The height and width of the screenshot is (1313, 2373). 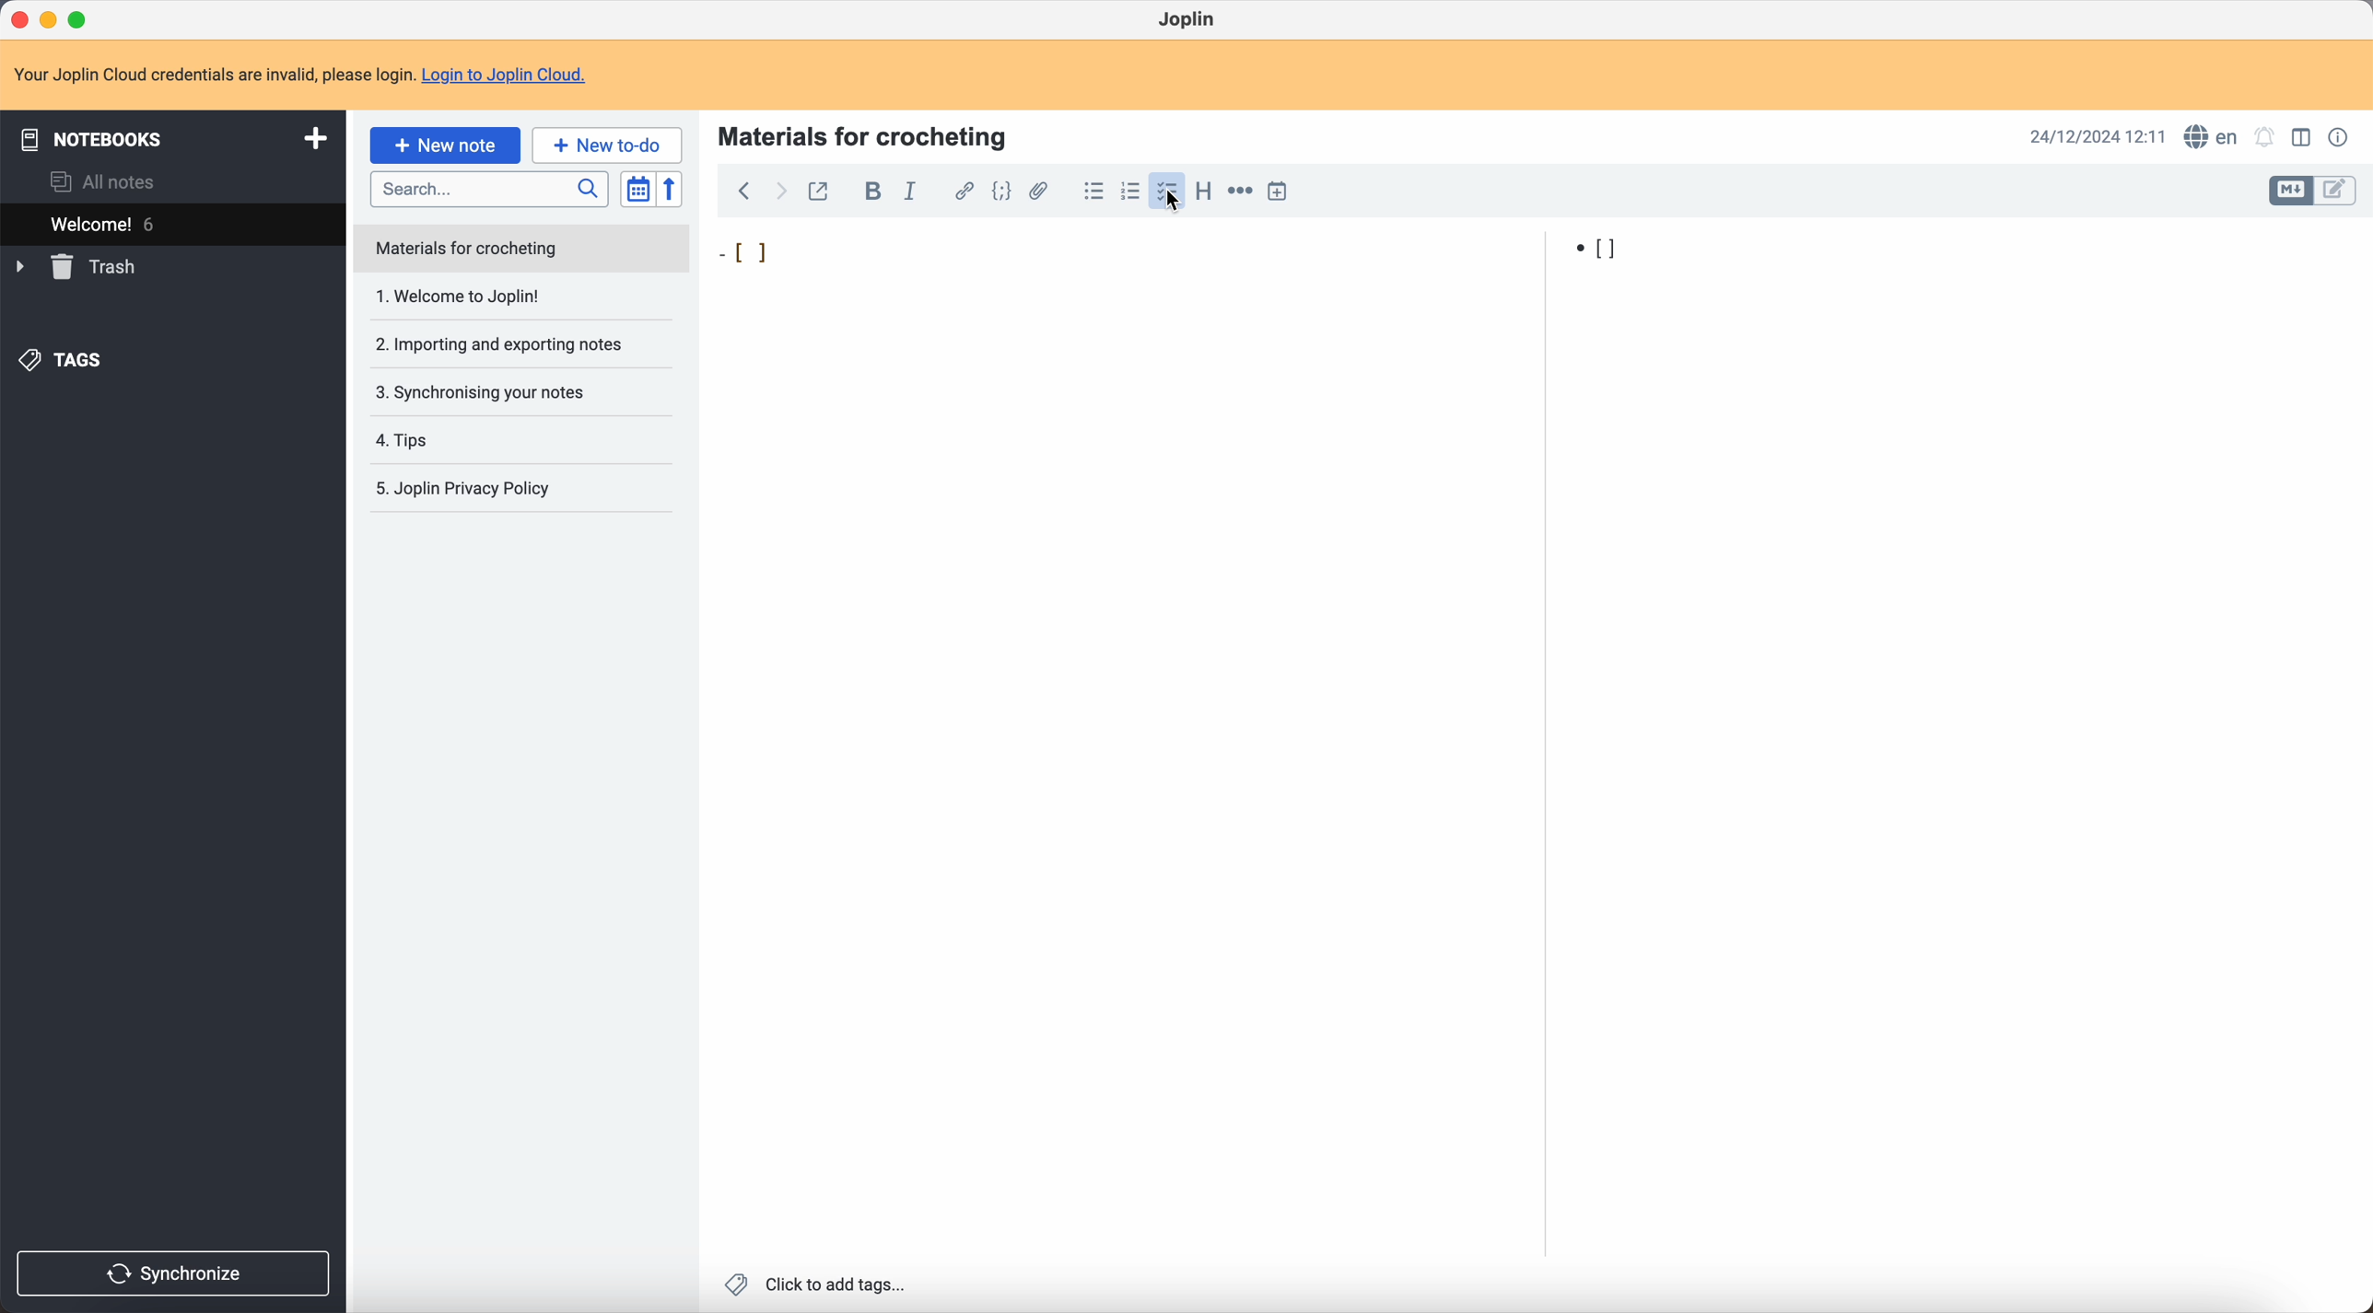 What do you see at coordinates (607, 144) in the screenshot?
I see `new to-do` at bounding box center [607, 144].